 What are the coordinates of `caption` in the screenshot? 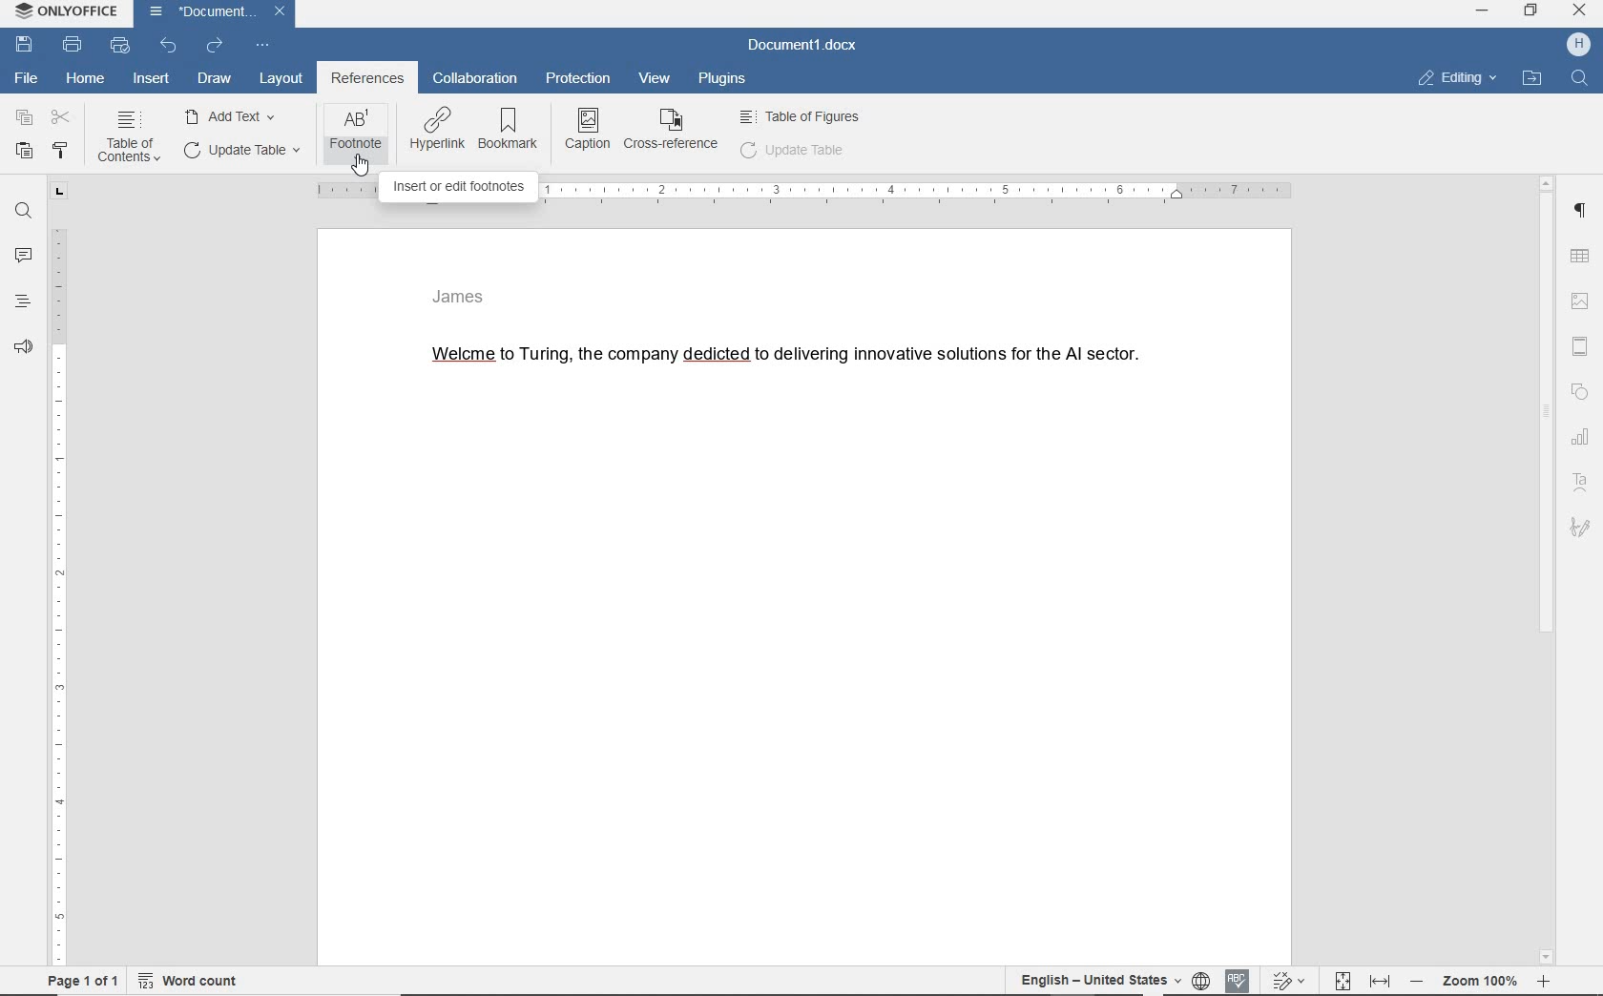 It's located at (589, 128).